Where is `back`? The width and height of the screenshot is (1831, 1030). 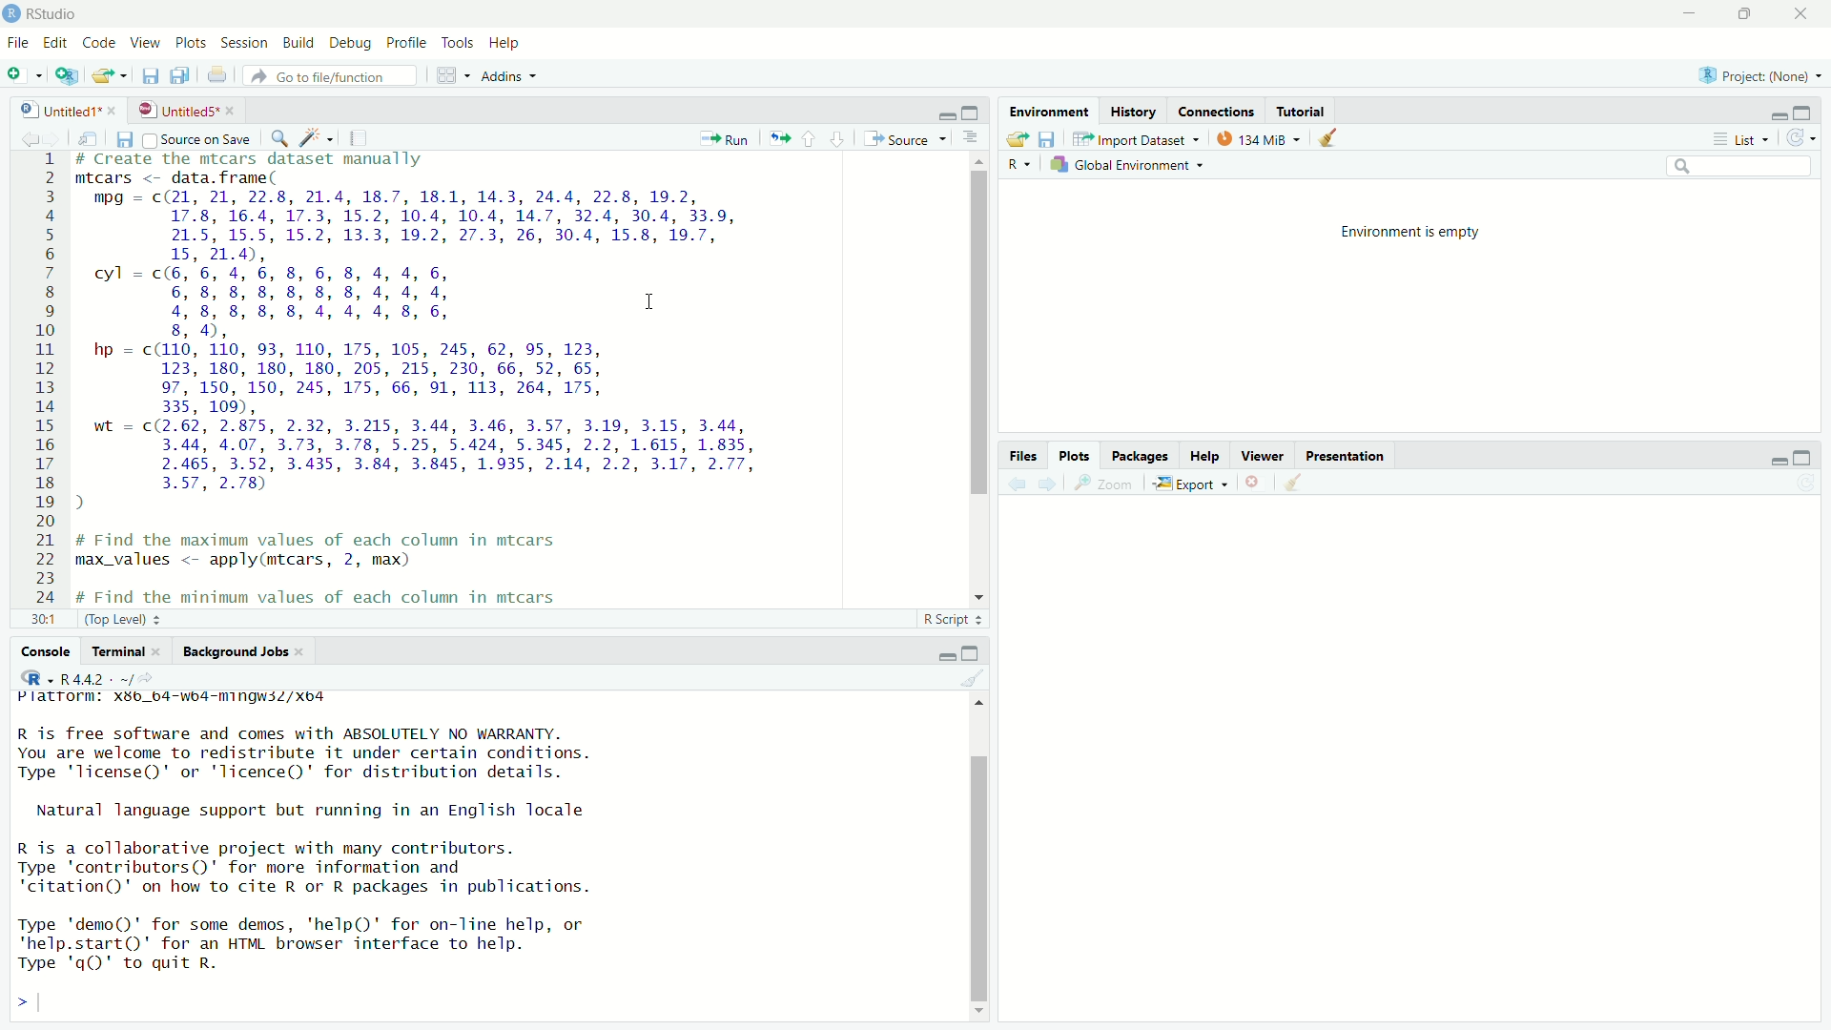
back is located at coordinates (29, 136).